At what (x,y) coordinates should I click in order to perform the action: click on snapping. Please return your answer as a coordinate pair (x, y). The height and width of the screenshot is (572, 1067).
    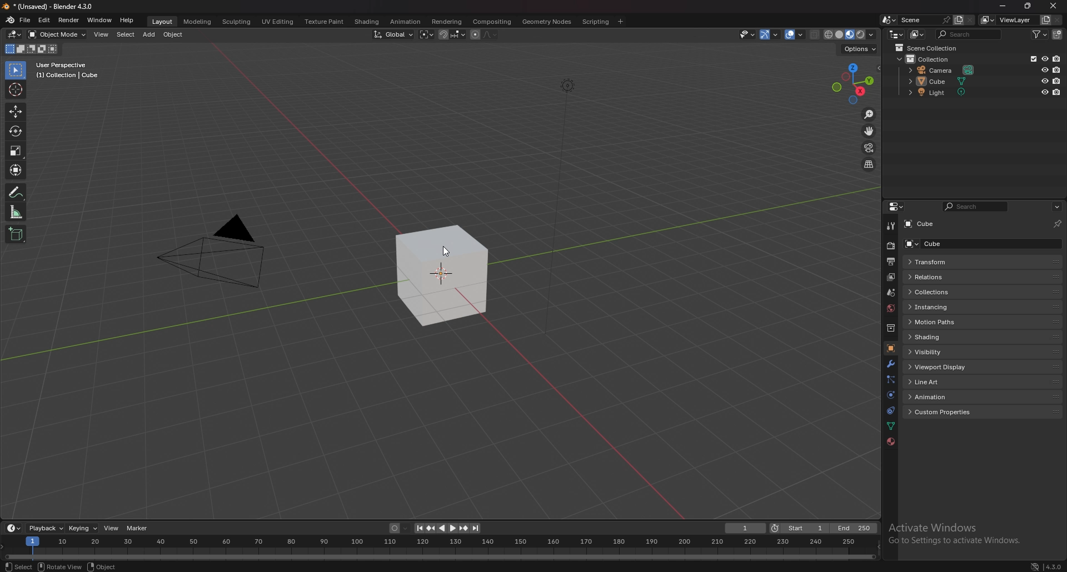
    Looking at the image, I should click on (452, 34).